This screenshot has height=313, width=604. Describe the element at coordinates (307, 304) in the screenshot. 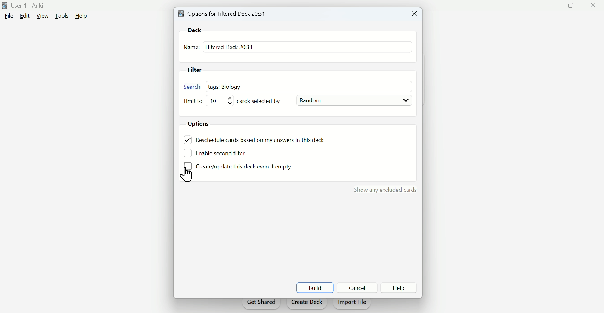

I see `Create deck` at that location.